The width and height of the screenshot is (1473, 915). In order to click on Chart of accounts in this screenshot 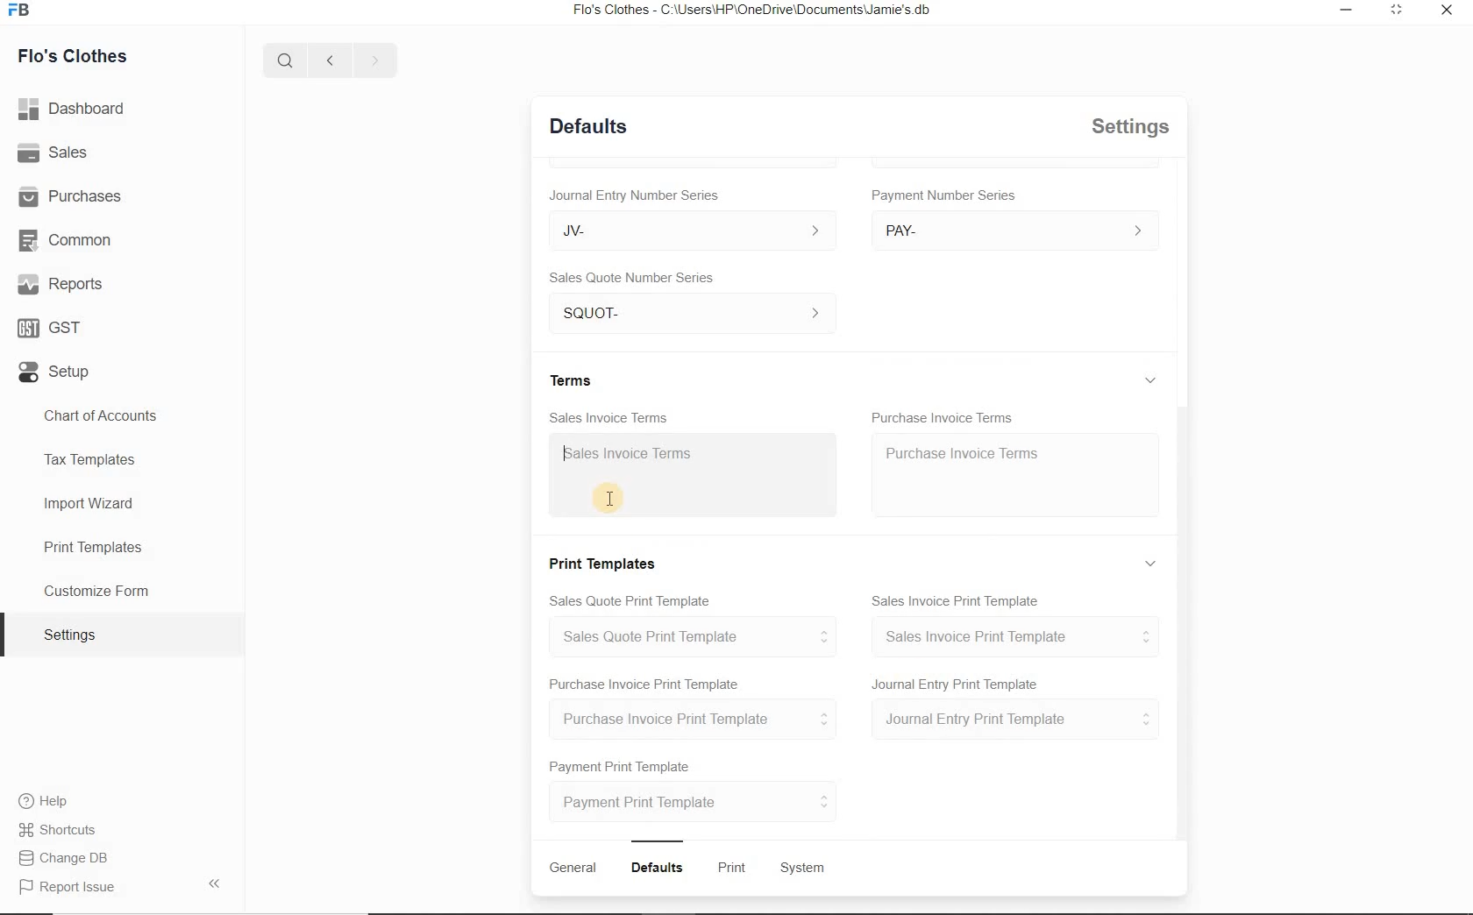, I will do `click(123, 416)`.